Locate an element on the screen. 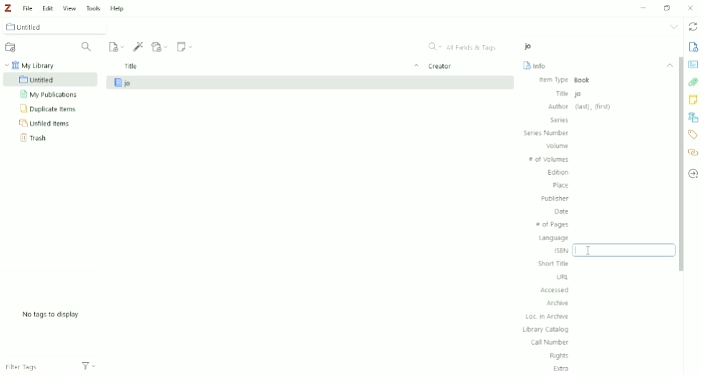 The height and width of the screenshot is (375, 701). My Publications is located at coordinates (53, 94).